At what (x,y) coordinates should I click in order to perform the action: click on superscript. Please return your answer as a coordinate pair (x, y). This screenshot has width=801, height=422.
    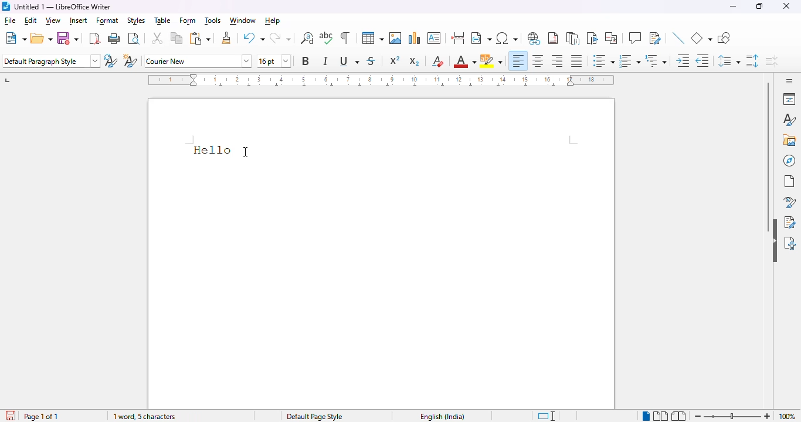
    Looking at the image, I should click on (395, 60).